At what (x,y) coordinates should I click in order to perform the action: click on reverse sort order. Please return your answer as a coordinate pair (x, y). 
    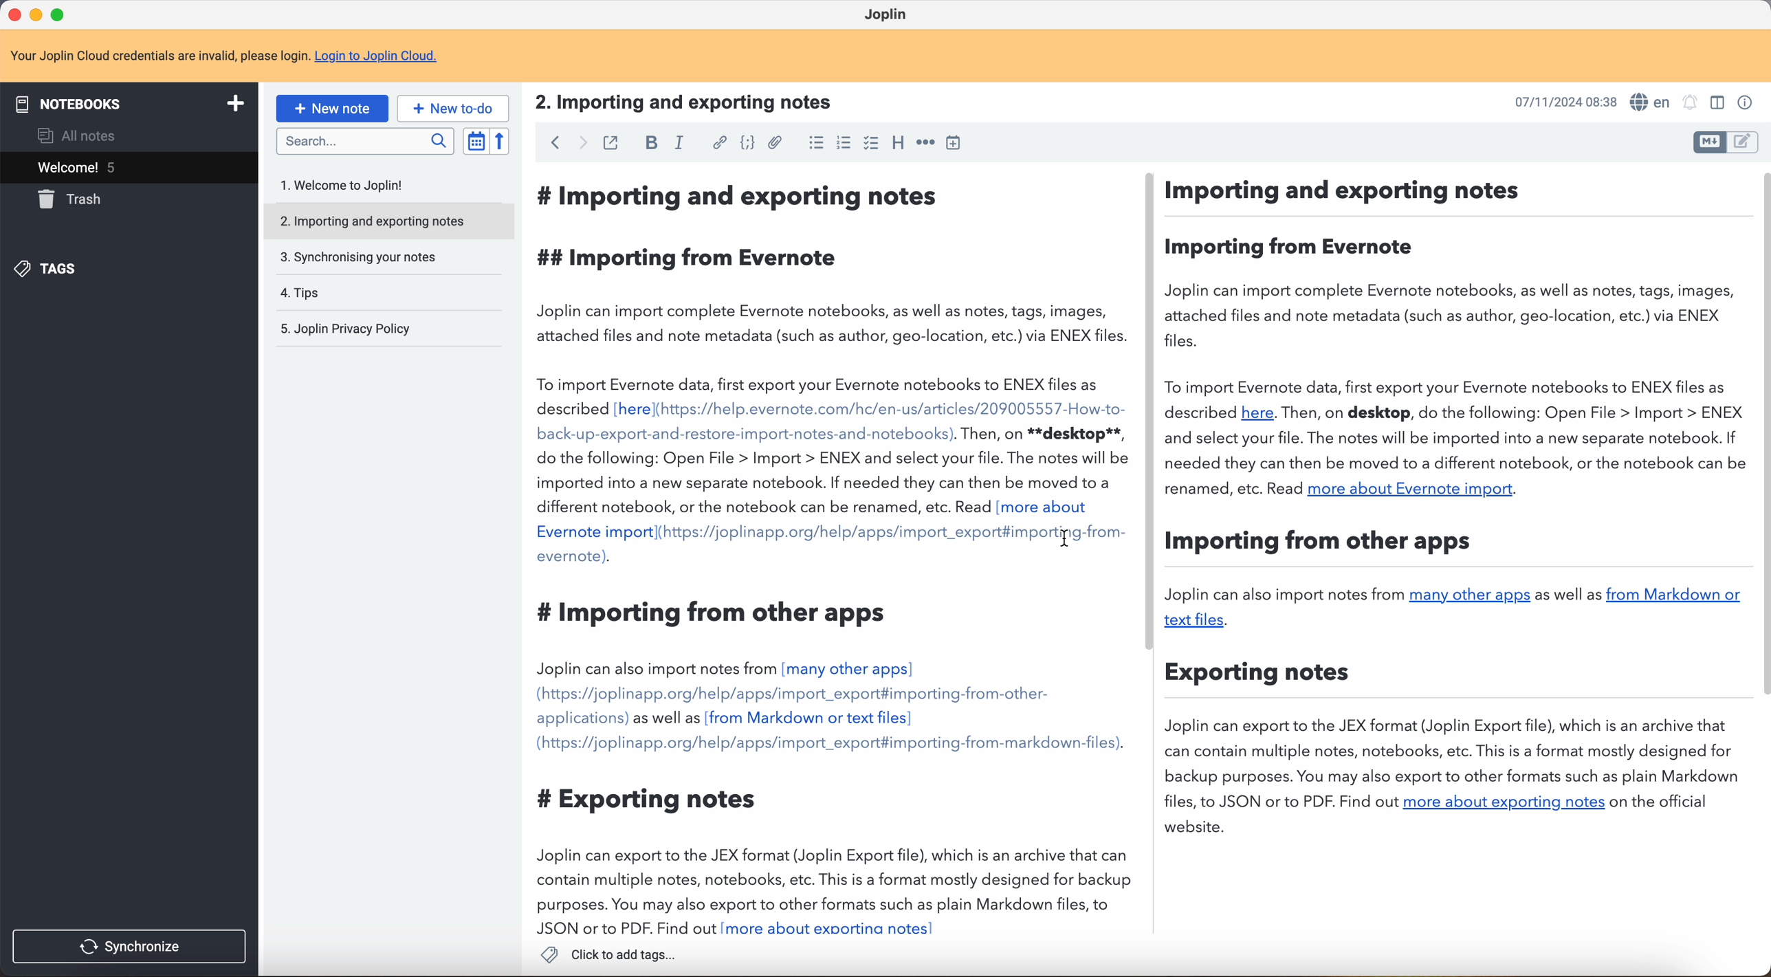
    Looking at the image, I should click on (498, 142).